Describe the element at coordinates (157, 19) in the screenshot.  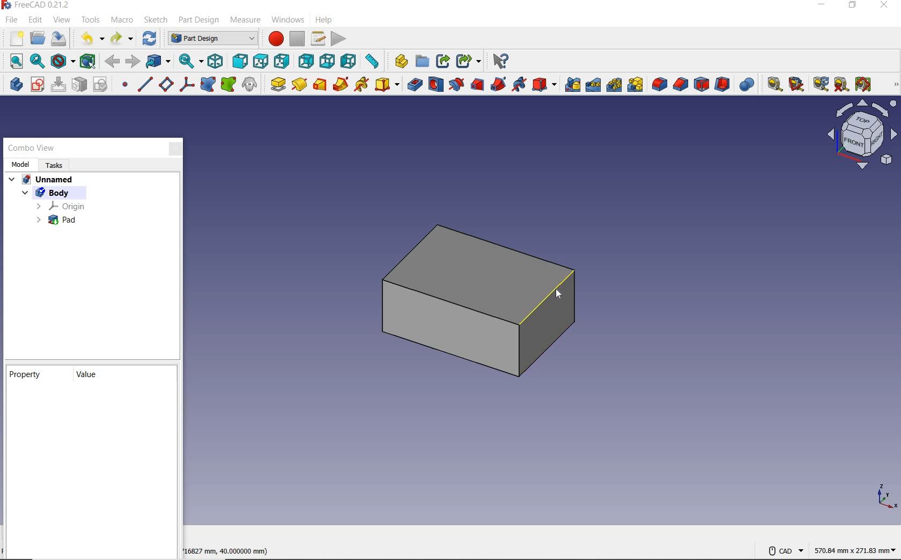
I see `sketch` at that location.